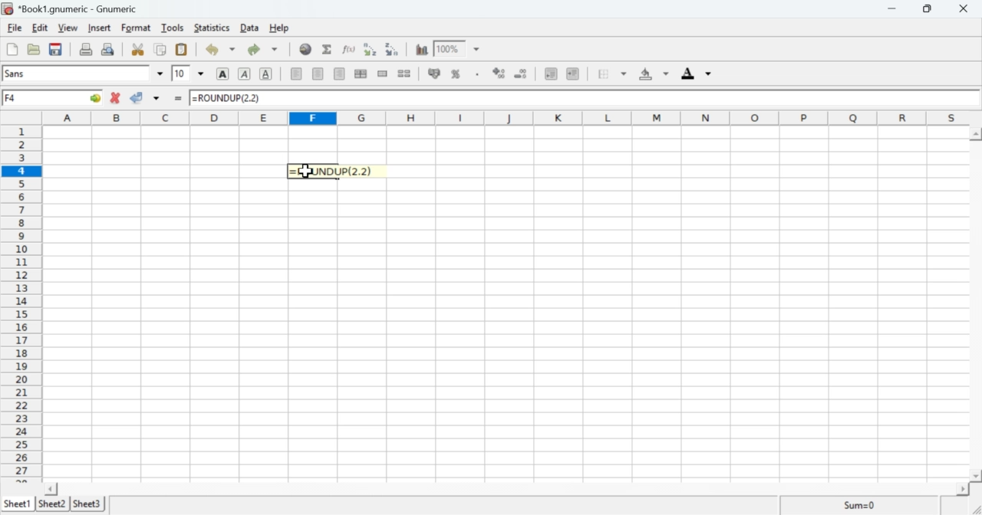 The width and height of the screenshot is (982, 515). What do you see at coordinates (117, 97) in the screenshot?
I see `Cancel change` at bounding box center [117, 97].